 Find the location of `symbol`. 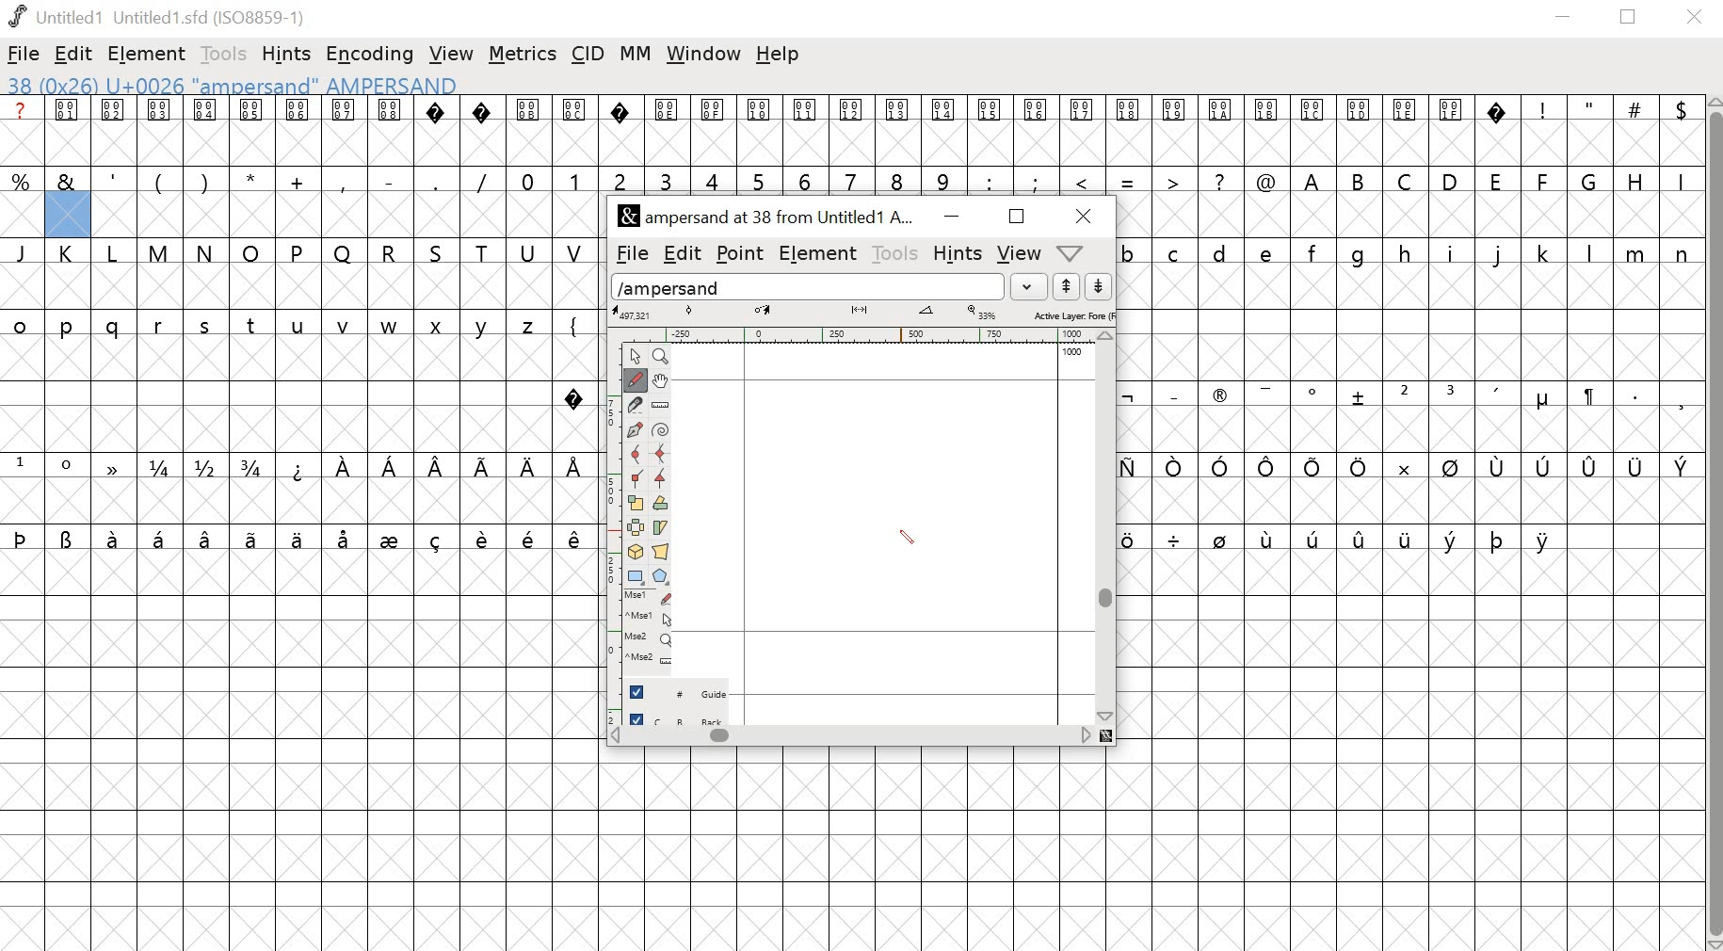

symbol is located at coordinates (346, 538).